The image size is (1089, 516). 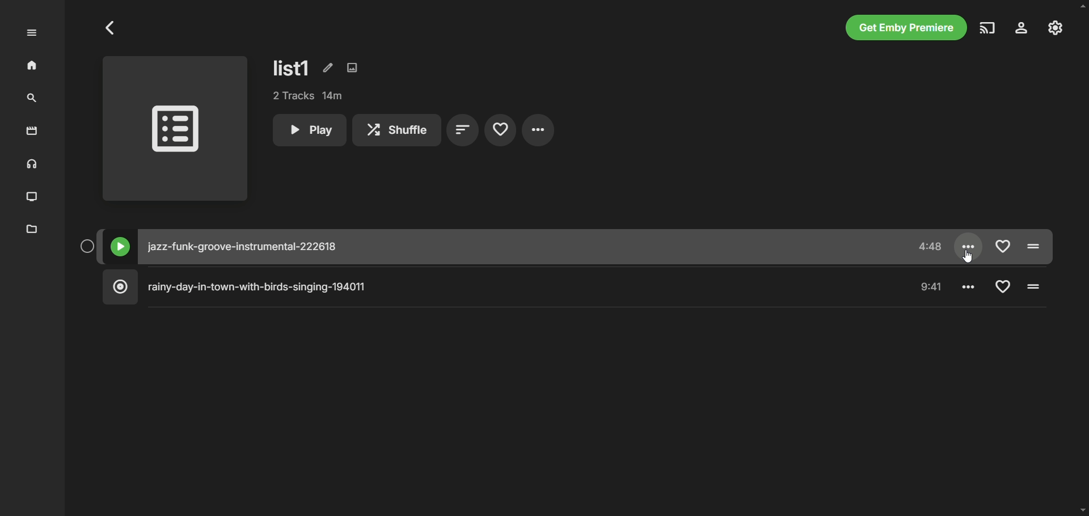 I want to click on Add to favorite, so click(x=1003, y=247).